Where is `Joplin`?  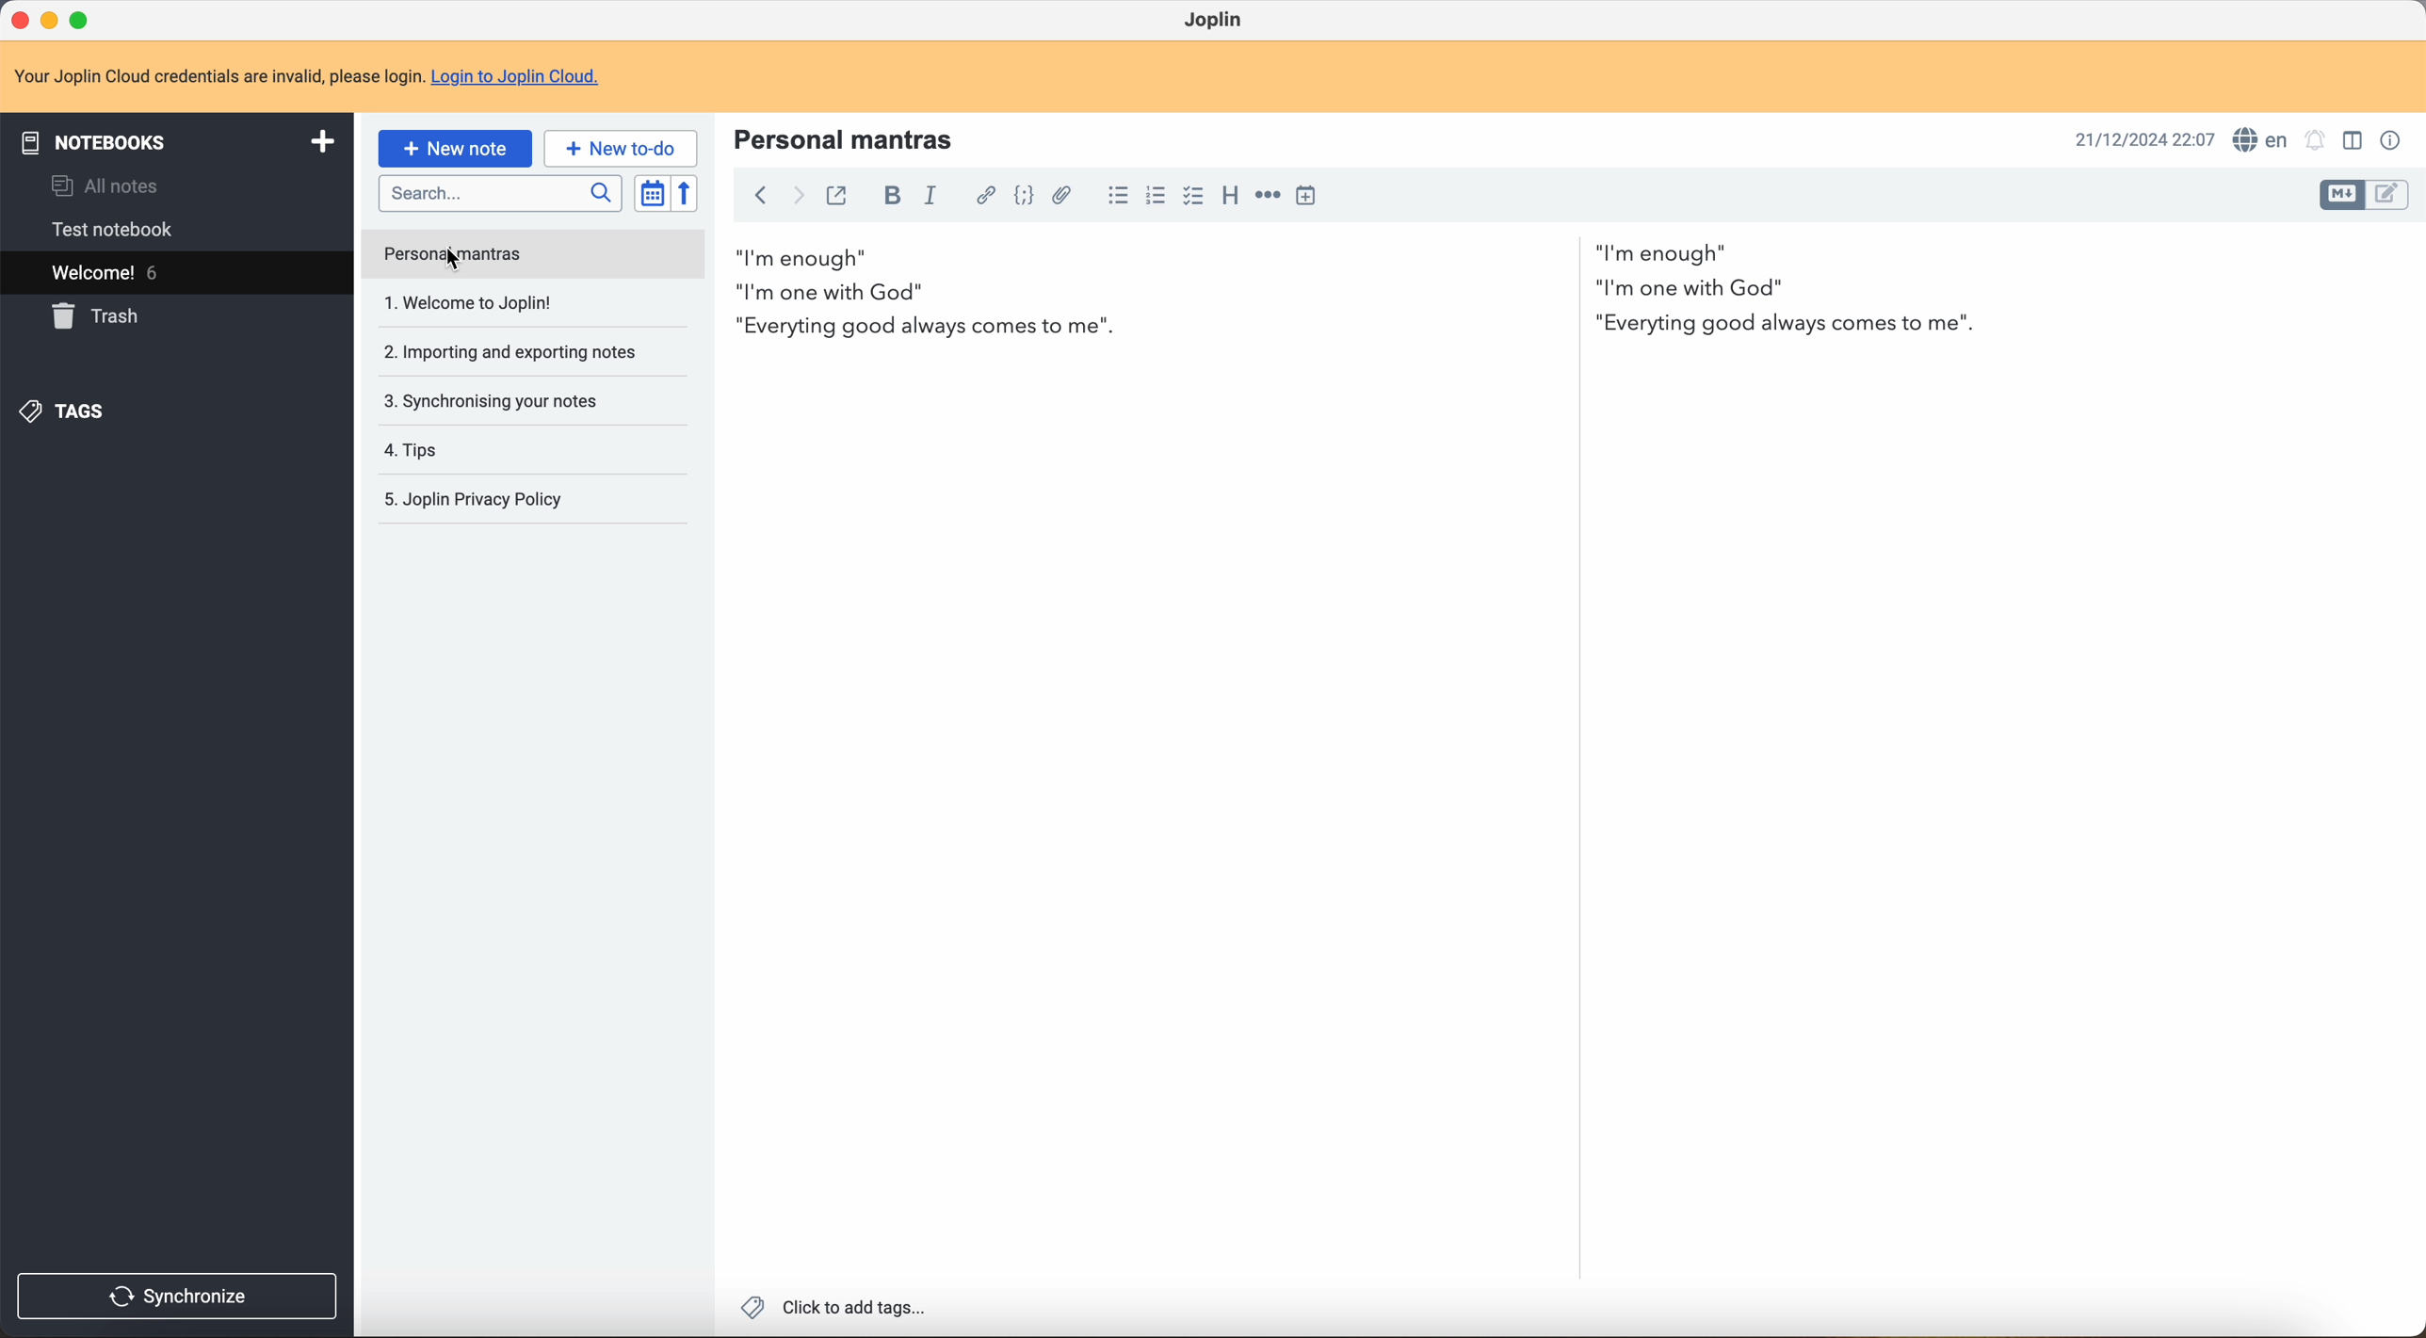 Joplin is located at coordinates (1219, 19).